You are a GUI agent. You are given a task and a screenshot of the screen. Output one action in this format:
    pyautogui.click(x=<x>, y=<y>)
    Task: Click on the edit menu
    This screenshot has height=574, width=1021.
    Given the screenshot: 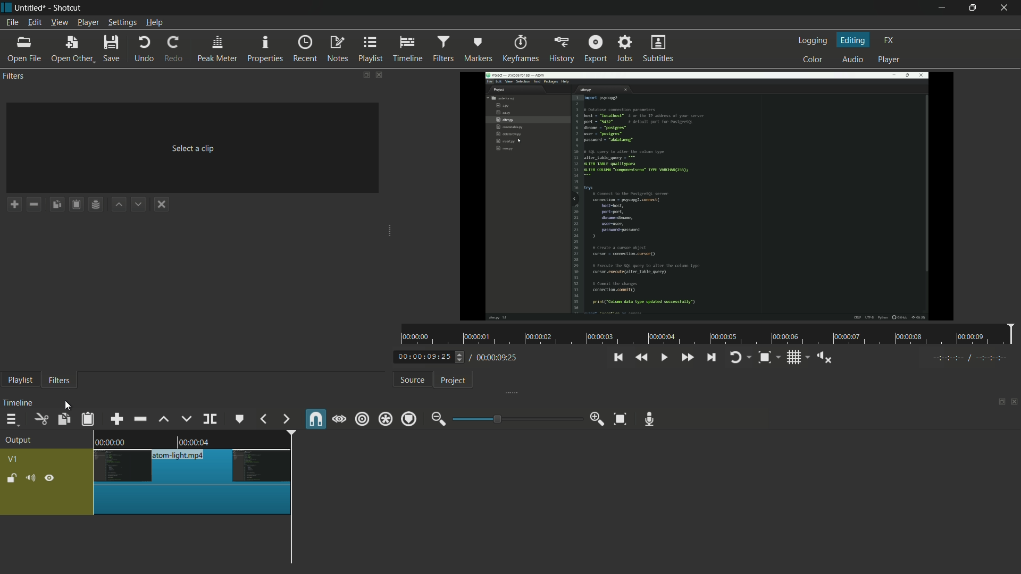 What is the action you would take?
    pyautogui.click(x=34, y=23)
    